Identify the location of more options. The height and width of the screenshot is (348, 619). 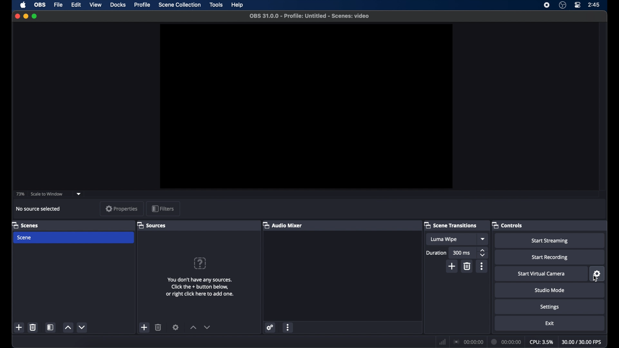
(288, 327).